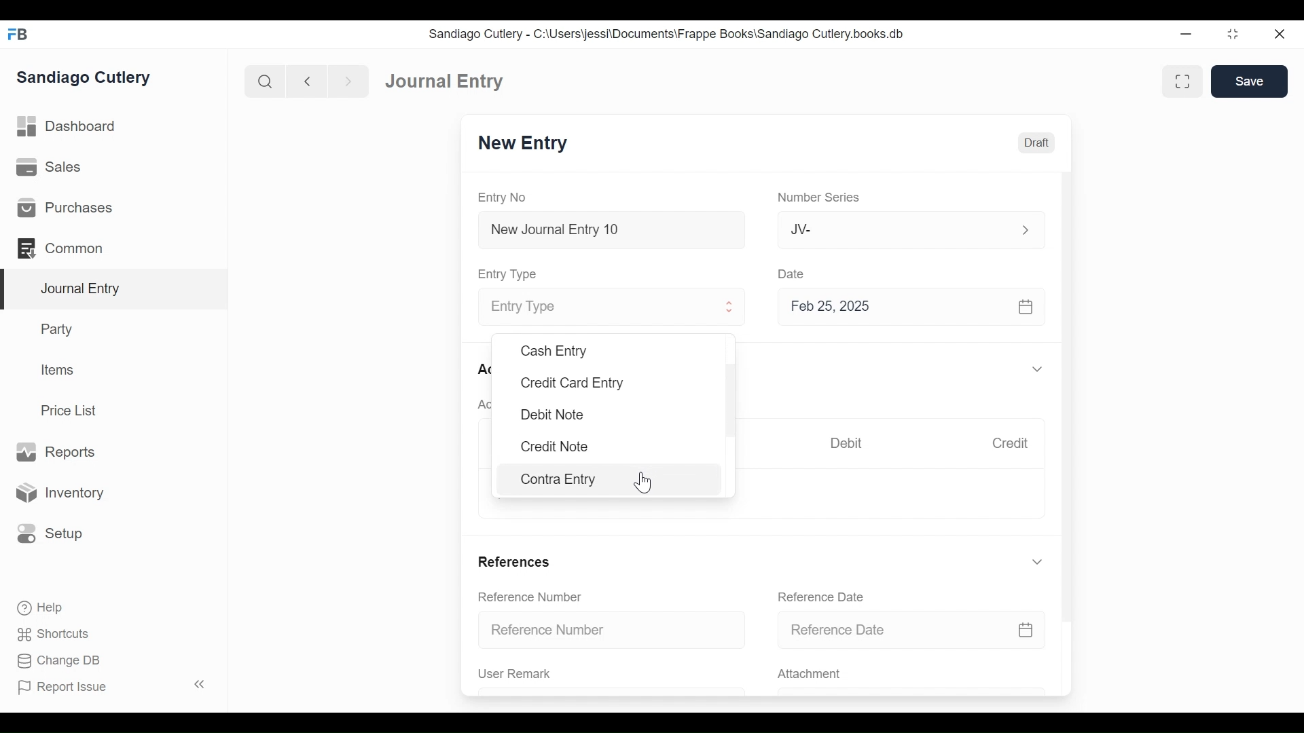 Image resolution: width=1304 pixels, height=733 pixels. I want to click on Entry Type, so click(596, 307).